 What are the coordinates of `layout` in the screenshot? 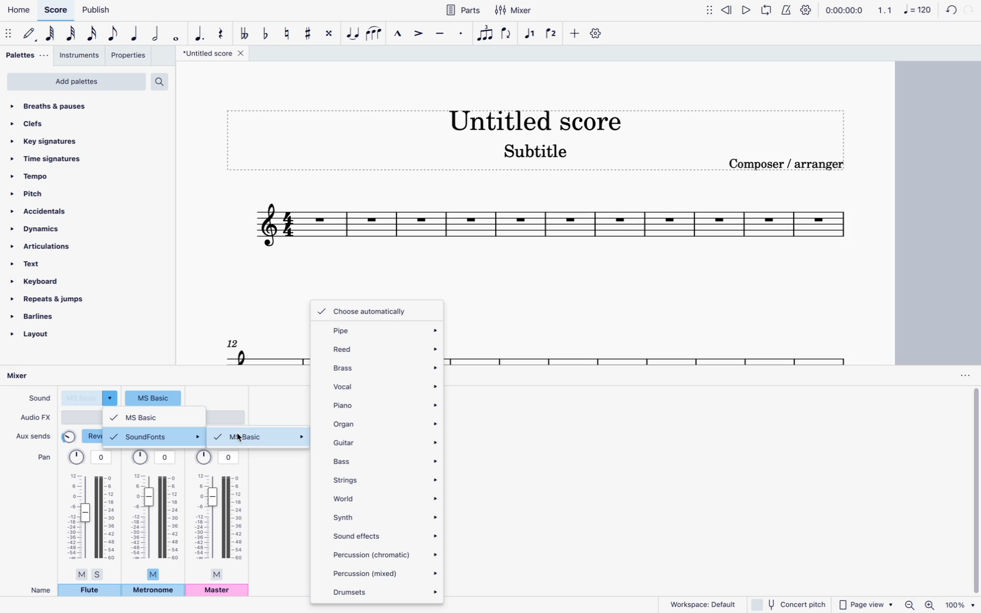 It's located at (44, 338).